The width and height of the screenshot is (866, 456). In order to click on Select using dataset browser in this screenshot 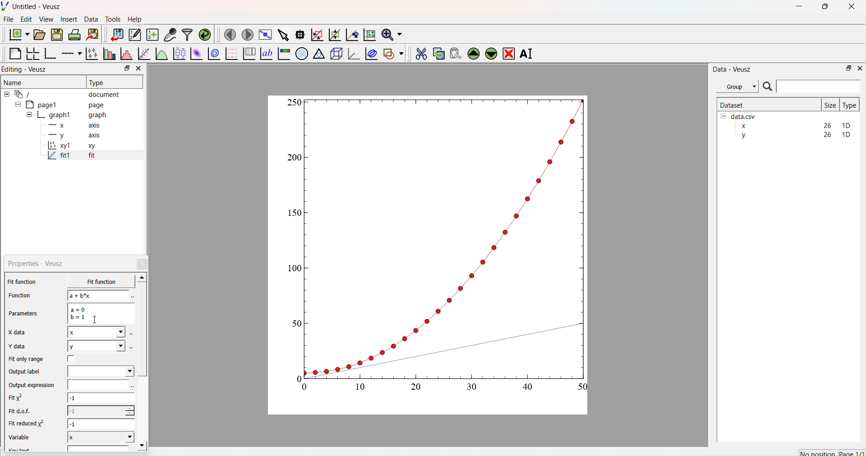, I will do `click(131, 297)`.